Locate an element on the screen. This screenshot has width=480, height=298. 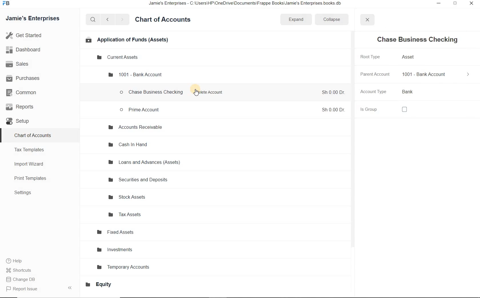
Import Wizard is located at coordinates (32, 164).